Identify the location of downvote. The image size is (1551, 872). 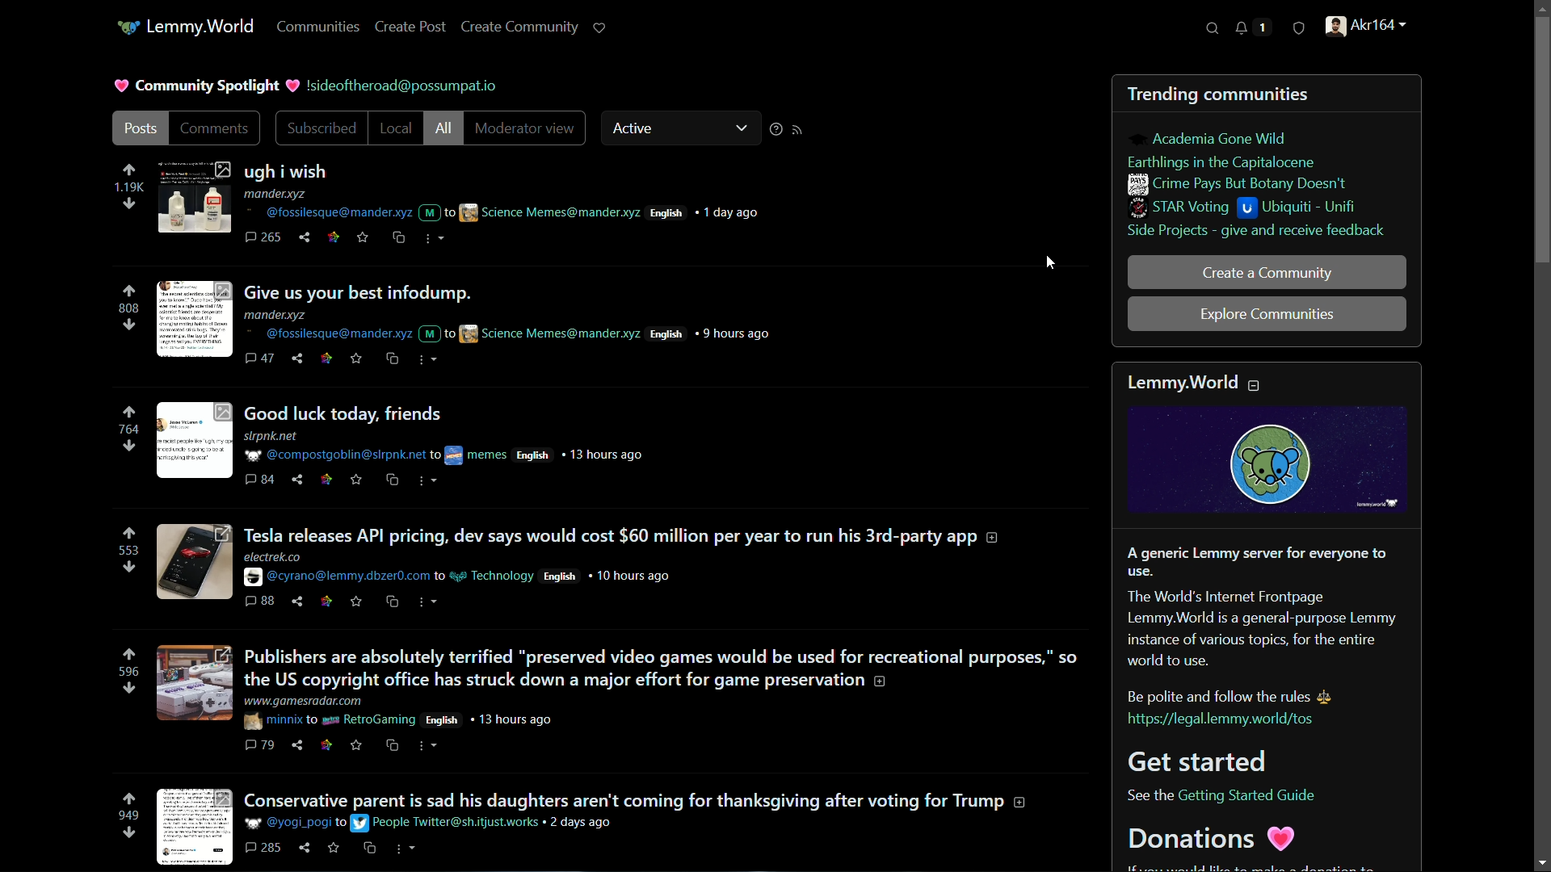
(128, 568).